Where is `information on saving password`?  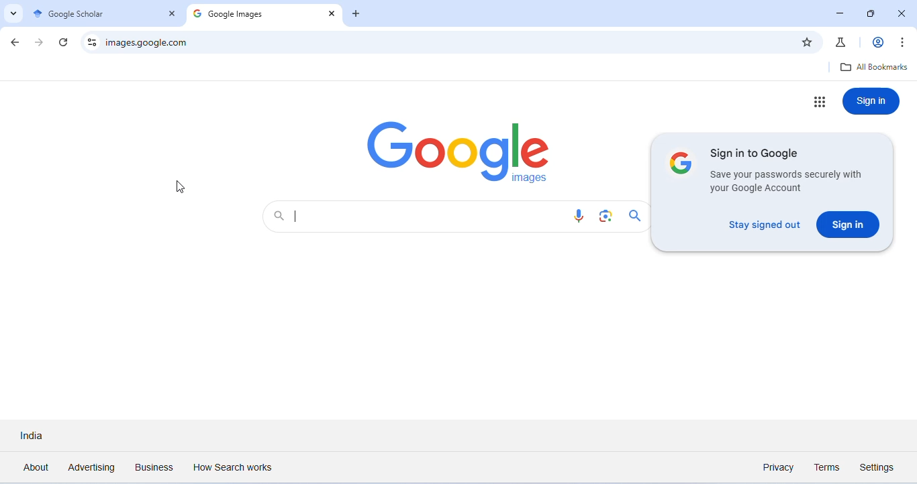
information on saving password is located at coordinates (785, 181).